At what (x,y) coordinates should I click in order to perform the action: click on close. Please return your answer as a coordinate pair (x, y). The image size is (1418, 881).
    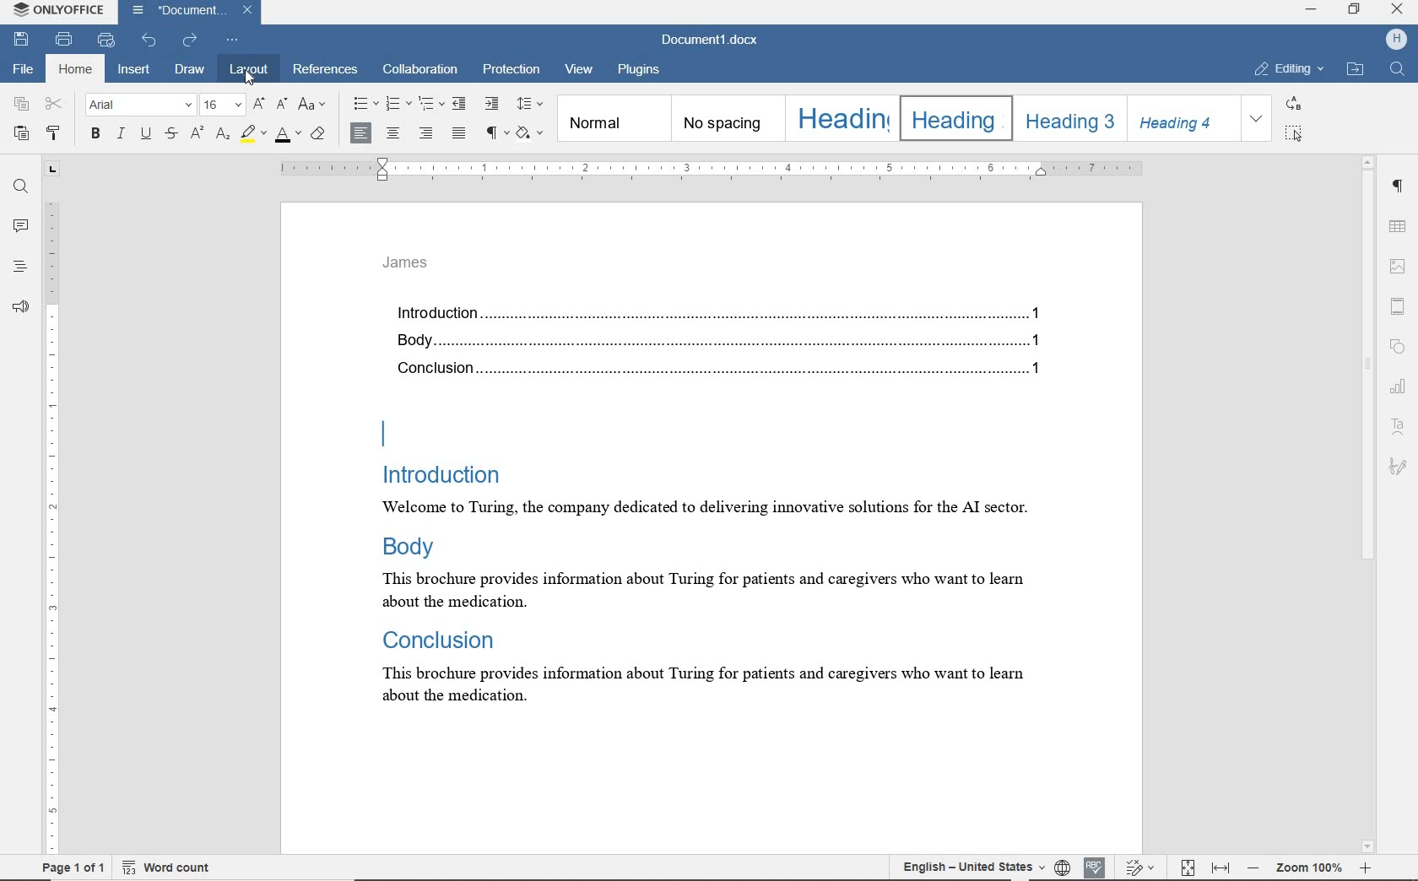
    Looking at the image, I should click on (252, 8).